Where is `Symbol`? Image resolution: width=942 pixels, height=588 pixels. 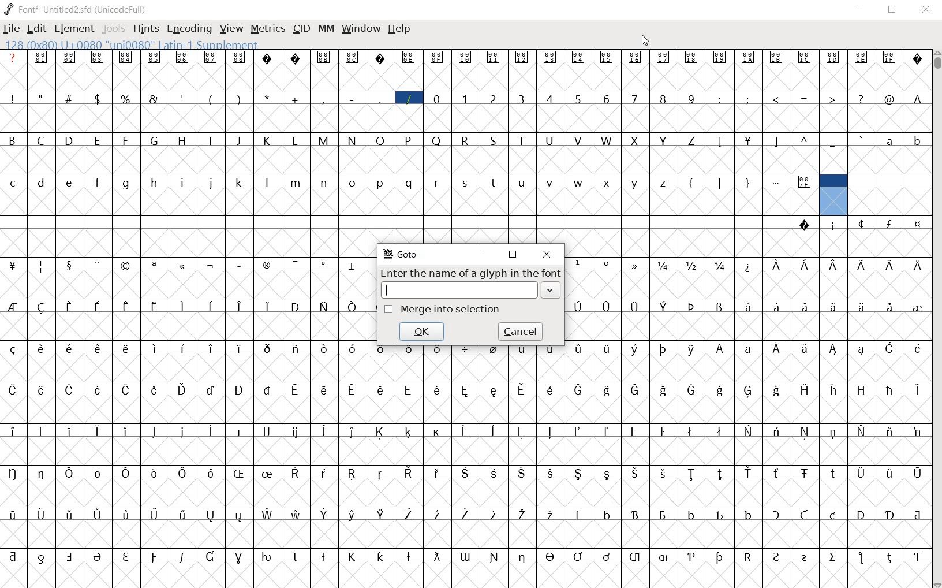 Symbol is located at coordinates (465, 347).